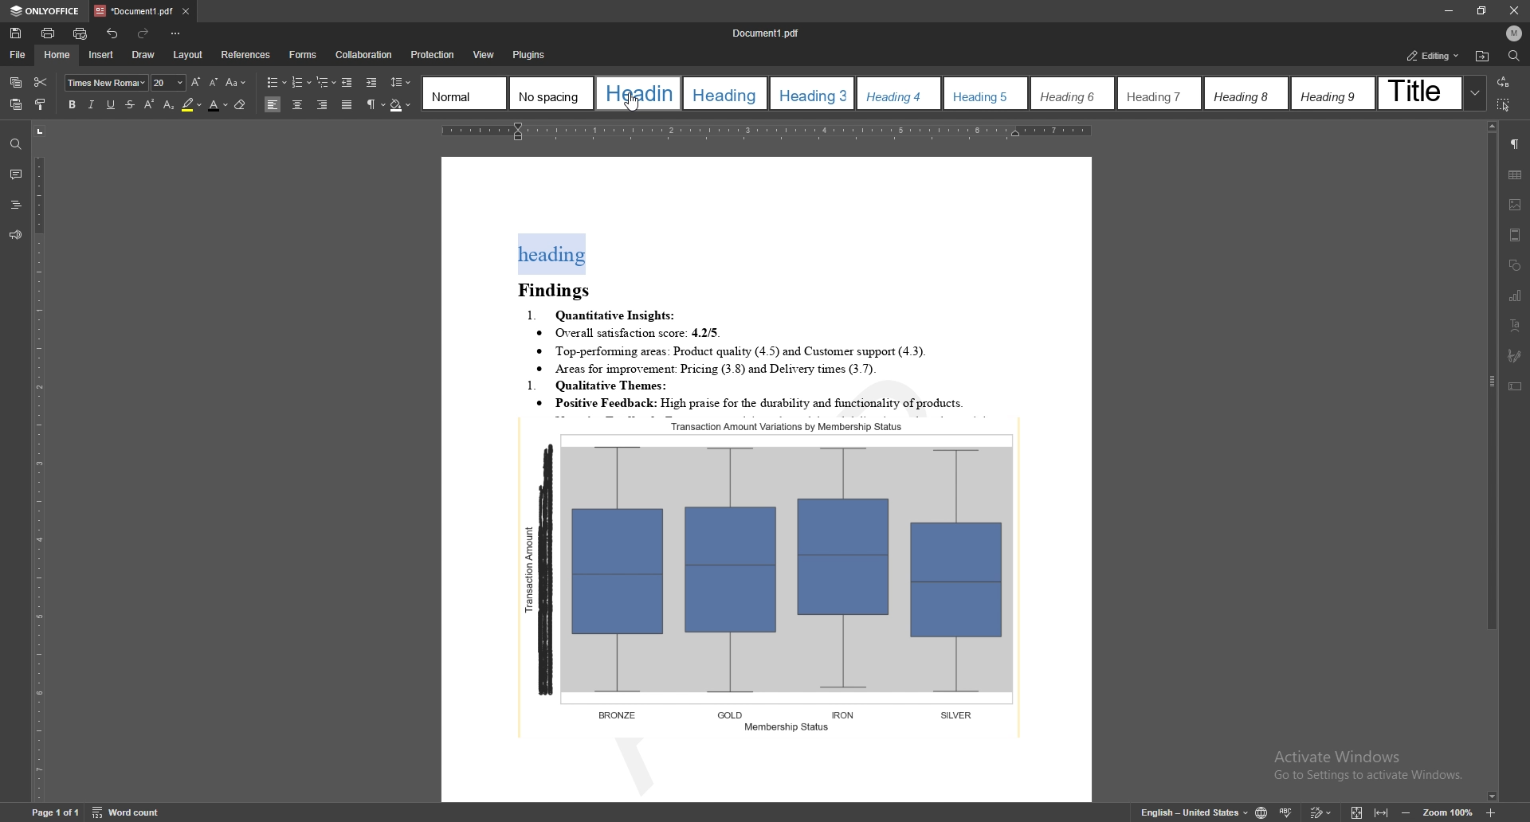  What do you see at coordinates (1355, 811) in the screenshot?
I see `fit to screen` at bounding box center [1355, 811].